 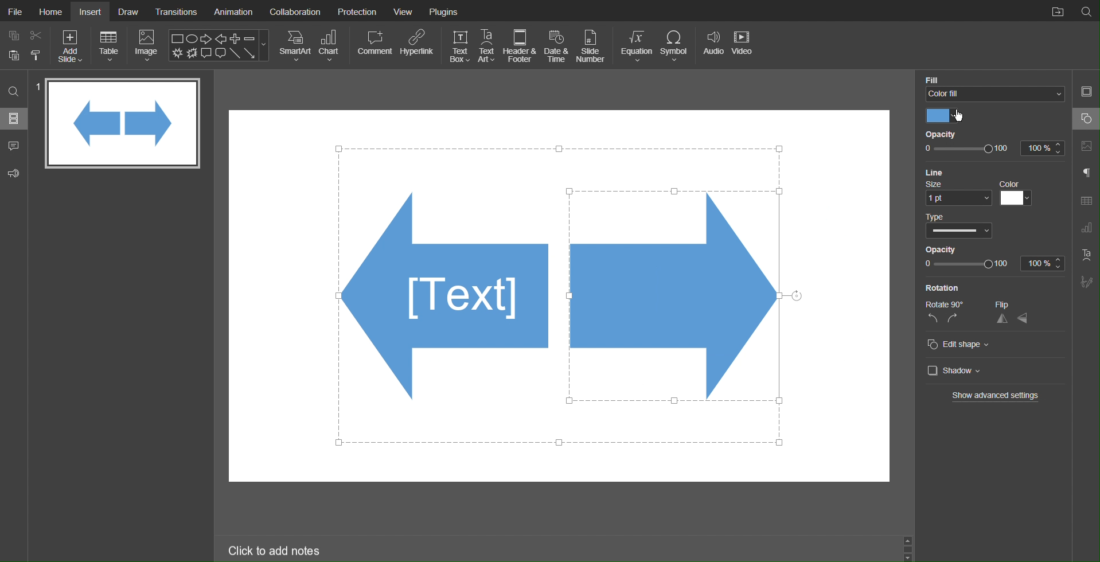 I want to click on View, so click(x=405, y=10).